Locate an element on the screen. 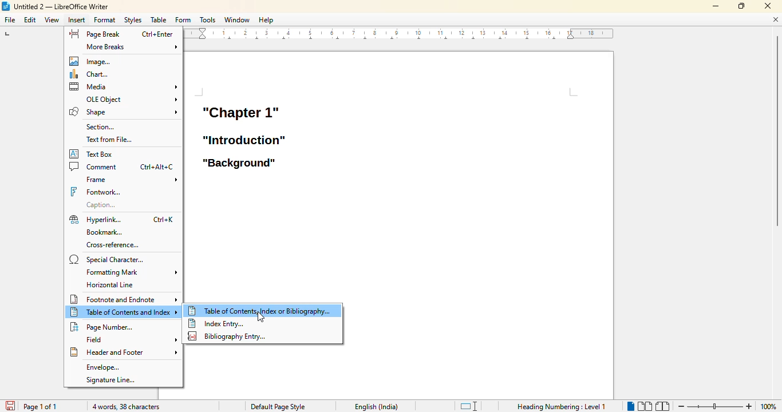 The image size is (782, 412). tools is located at coordinates (207, 19).